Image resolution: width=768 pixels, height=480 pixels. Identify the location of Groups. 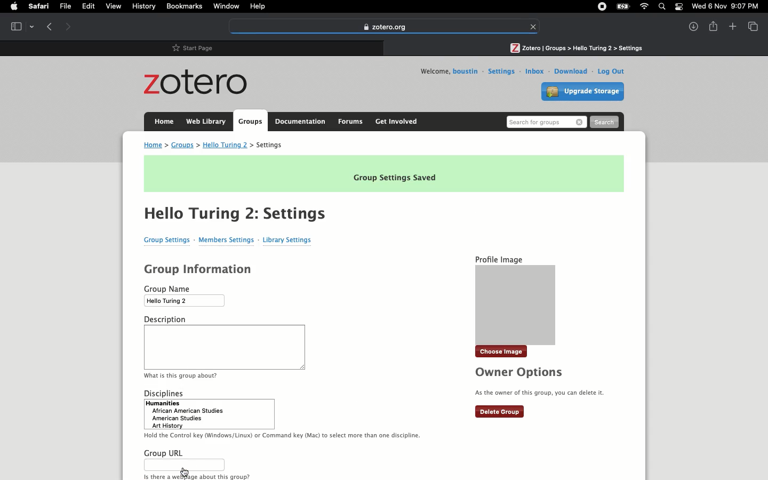
(249, 122).